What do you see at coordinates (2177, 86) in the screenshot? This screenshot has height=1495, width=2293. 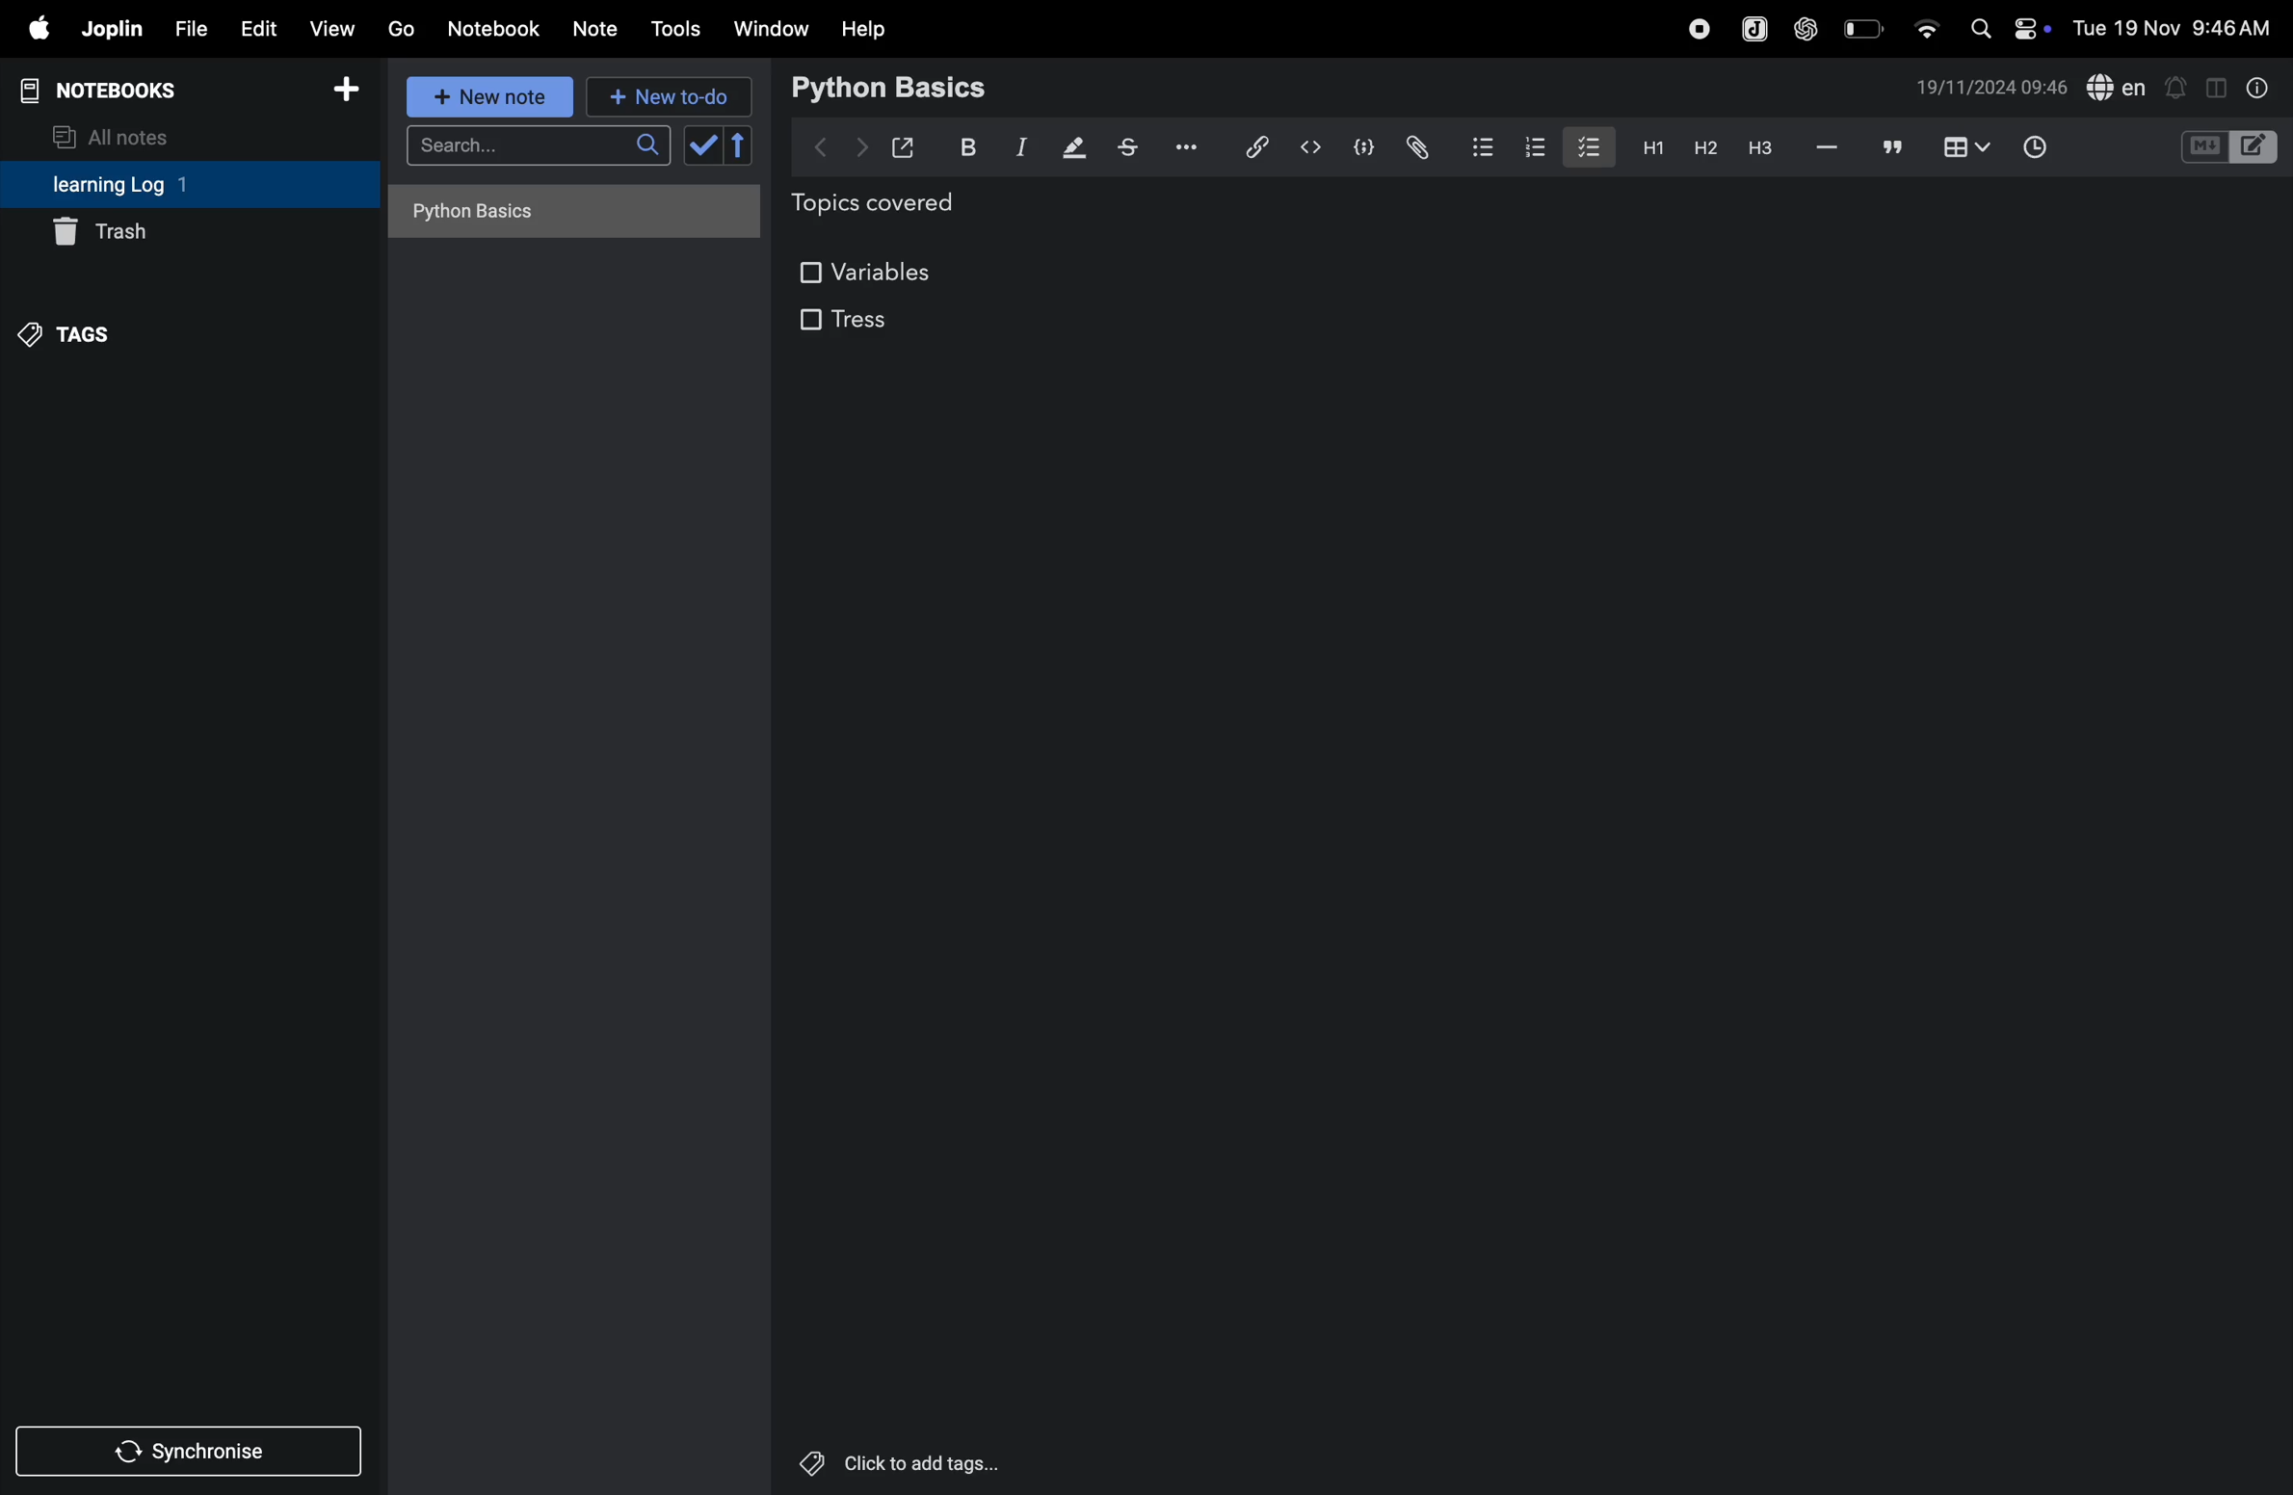 I see `alert` at bounding box center [2177, 86].